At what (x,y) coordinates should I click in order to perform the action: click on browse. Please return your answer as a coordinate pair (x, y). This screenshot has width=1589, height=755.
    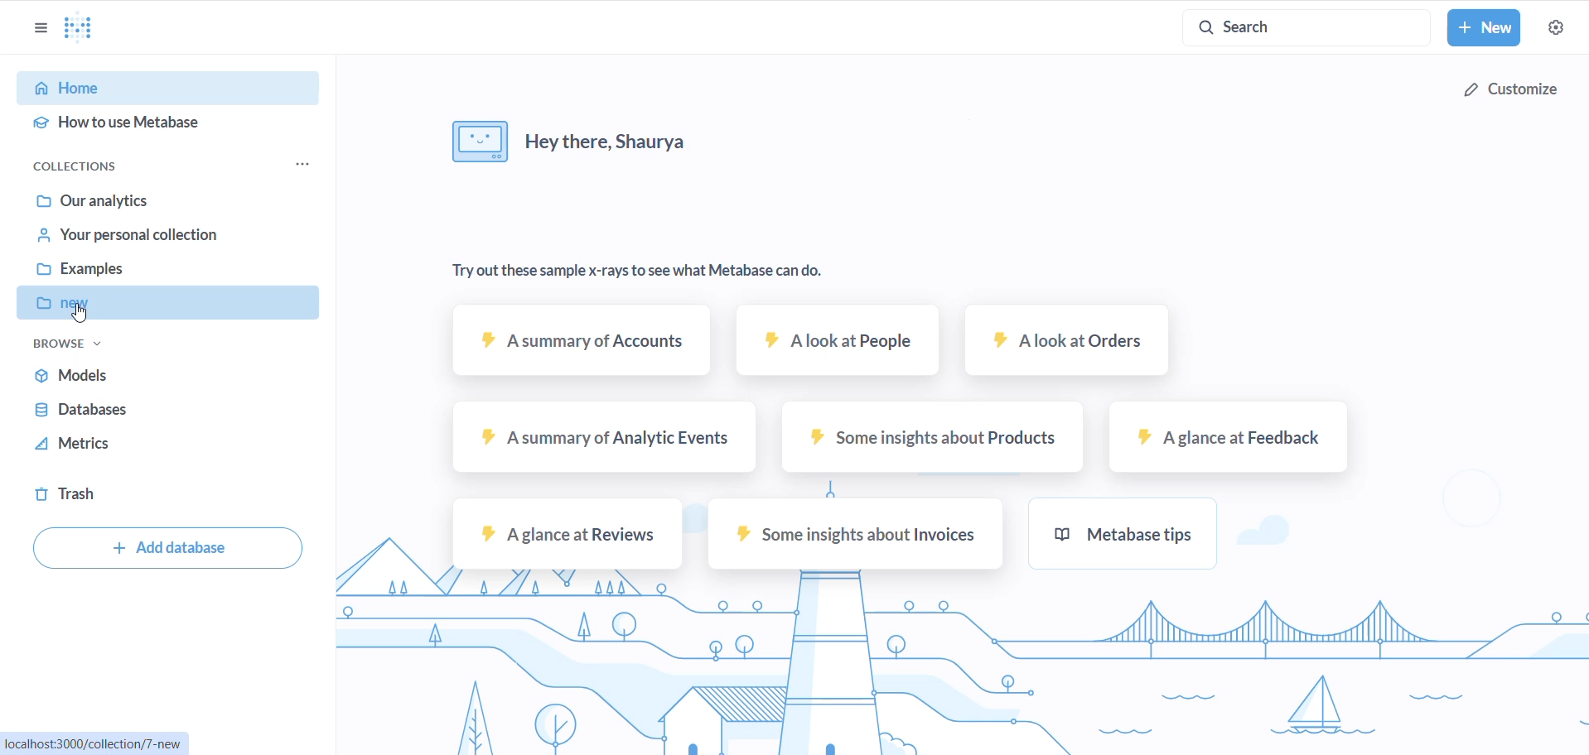
    Looking at the image, I should click on (69, 348).